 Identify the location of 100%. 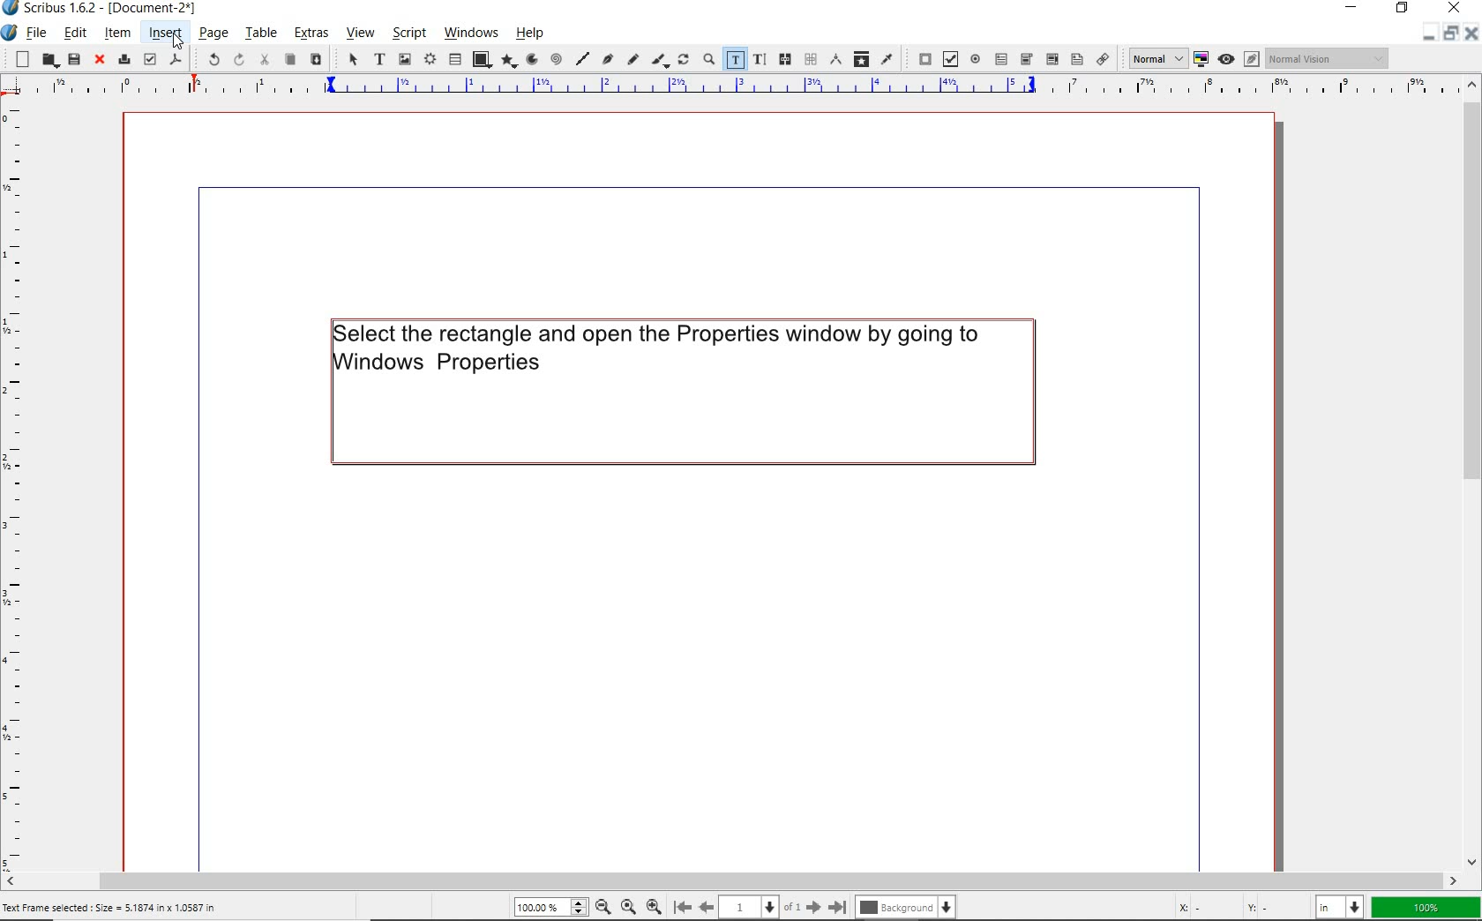
(1427, 908).